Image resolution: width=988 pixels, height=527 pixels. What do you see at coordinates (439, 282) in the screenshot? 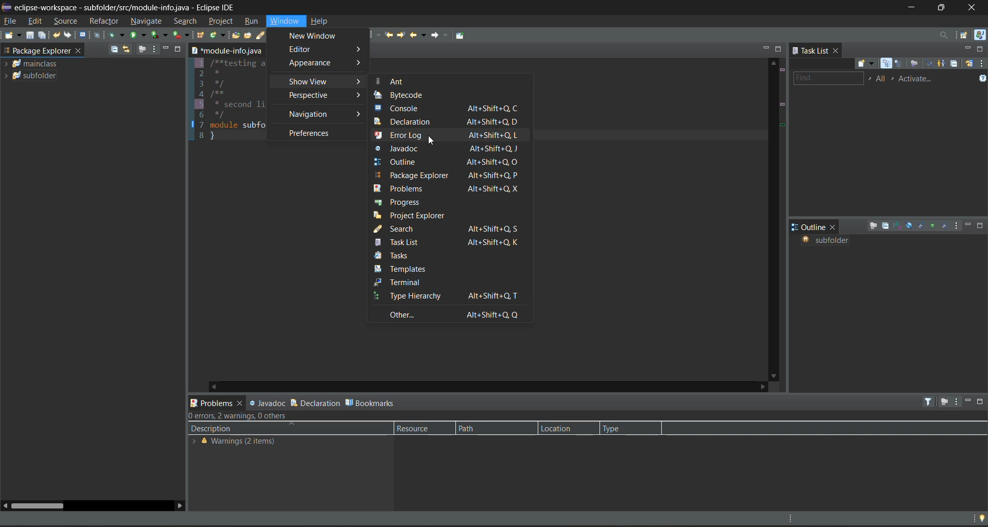
I see `terminal` at bounding box center [439, 282].